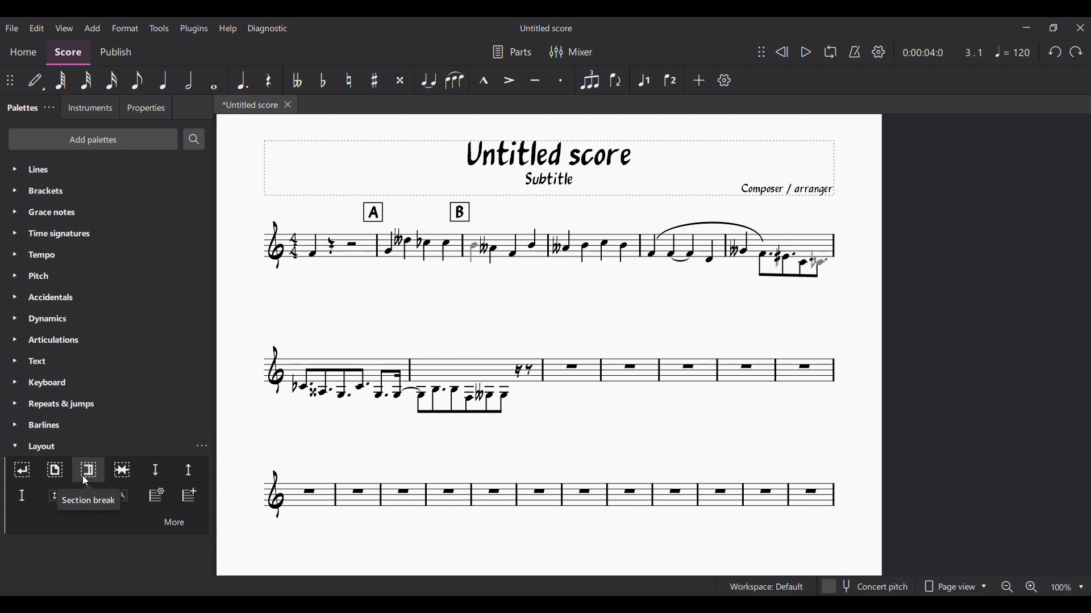 The height and width of the screenshot is (613, 1091). Describe the element at coordinates (107, 404) in the screenshot. I see `Repeats and jumps` at that location.